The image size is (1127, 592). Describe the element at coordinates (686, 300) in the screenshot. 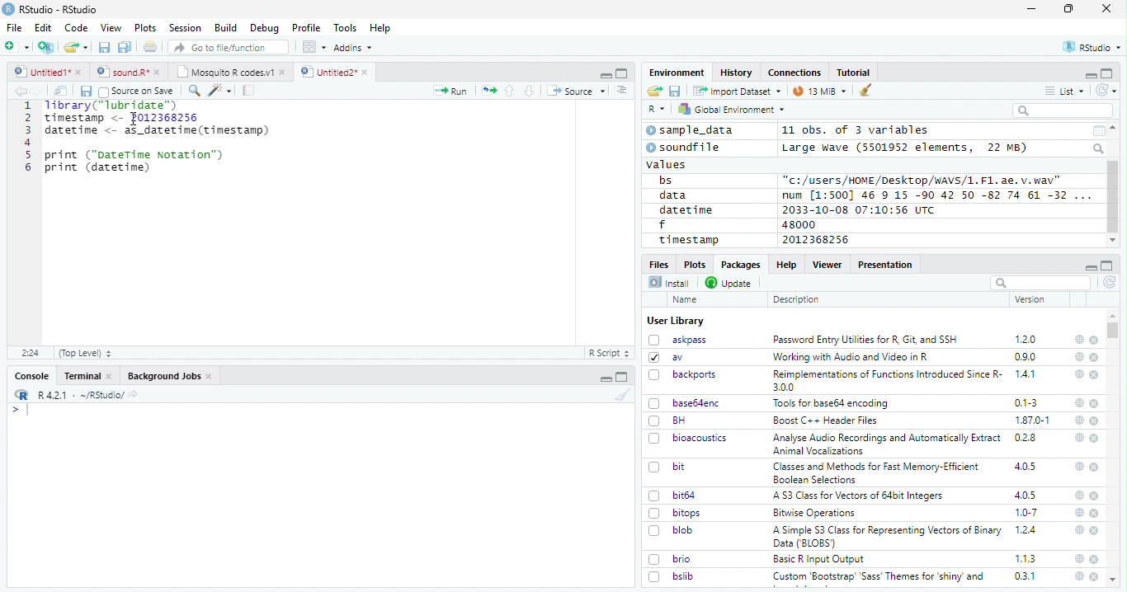

I see `Name` at that location.